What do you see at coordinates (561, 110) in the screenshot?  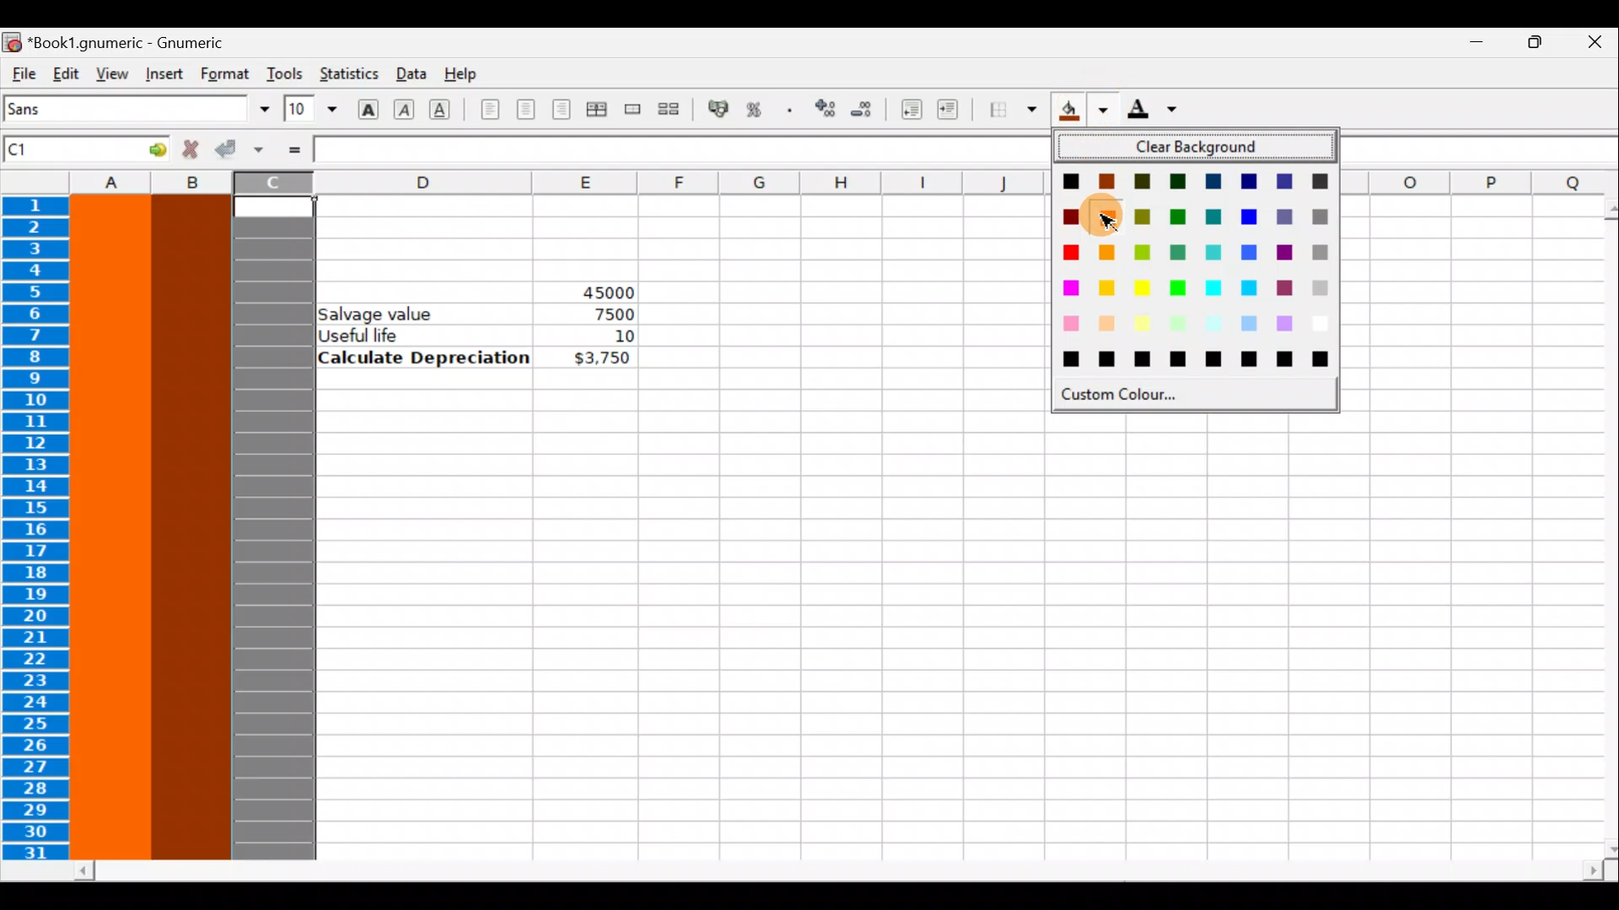 I see `Align right` at bounding box center [561, 110].